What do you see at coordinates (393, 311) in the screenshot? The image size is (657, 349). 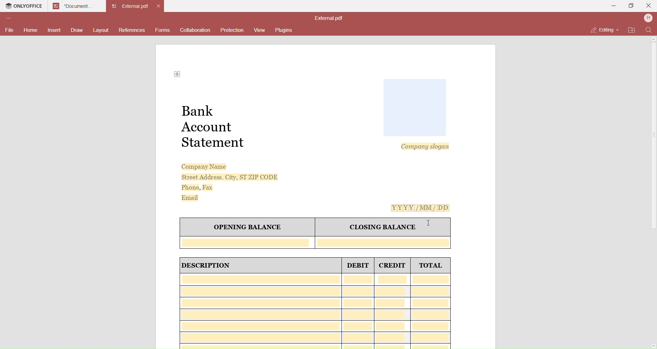 I see `credit cell` at bounding box center [393, 311].